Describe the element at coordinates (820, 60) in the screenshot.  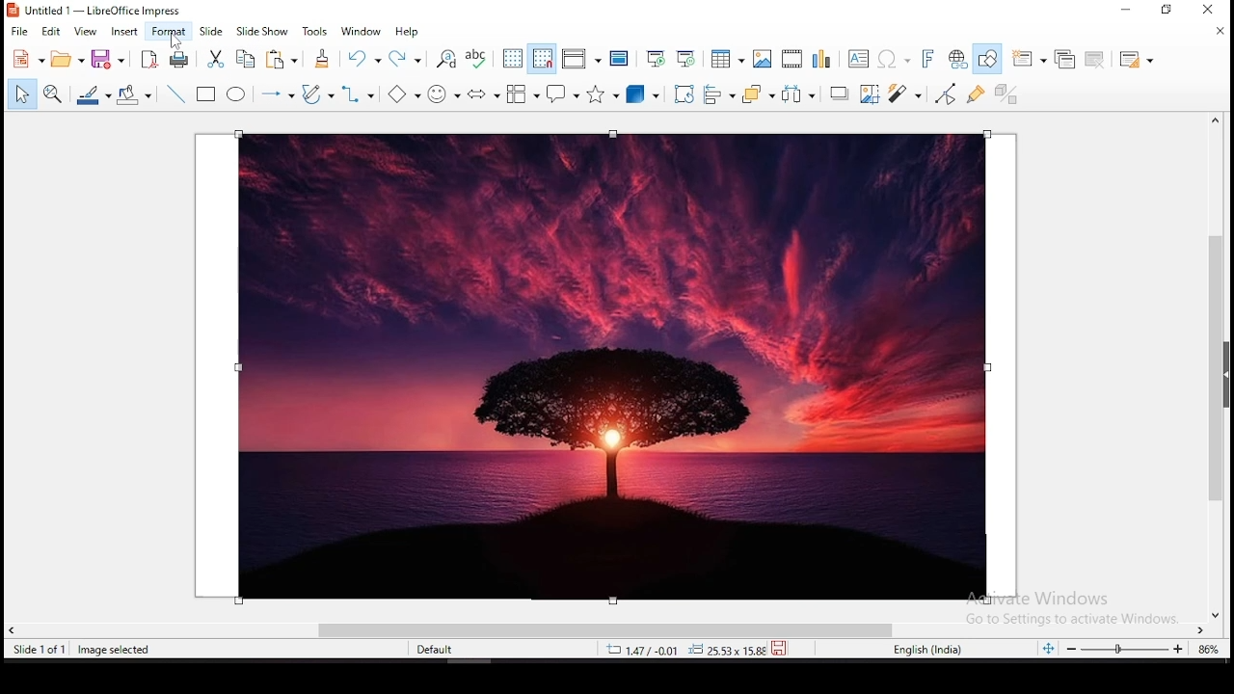
I see `insert chart` at that location.